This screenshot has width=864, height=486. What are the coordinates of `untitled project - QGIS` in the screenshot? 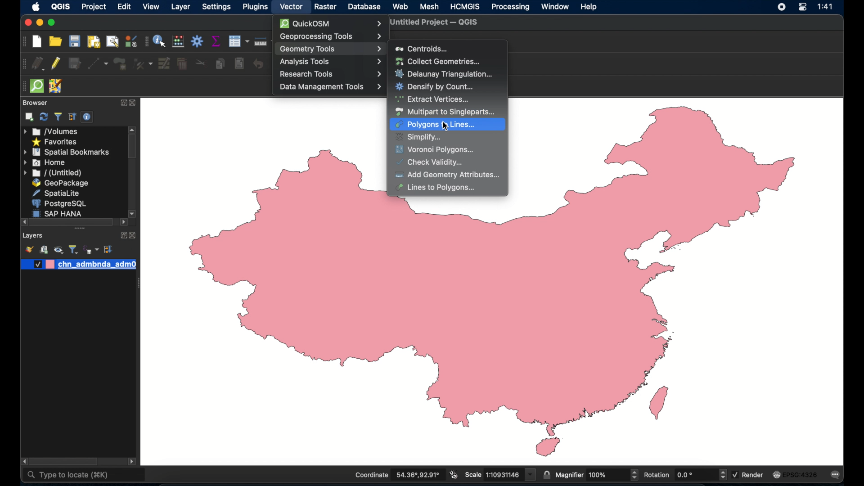 It's located at (434, 23).